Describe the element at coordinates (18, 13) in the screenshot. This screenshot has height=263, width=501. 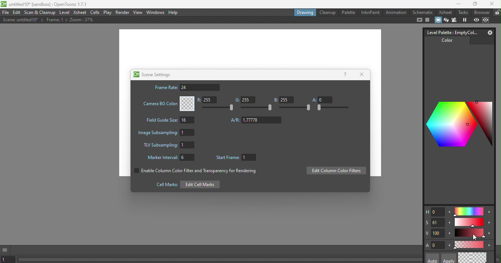
I see `Edit` at that location.